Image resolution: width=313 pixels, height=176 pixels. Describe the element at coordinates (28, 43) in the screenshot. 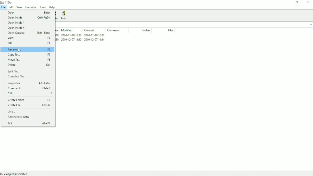

I see `Edit` at that location.